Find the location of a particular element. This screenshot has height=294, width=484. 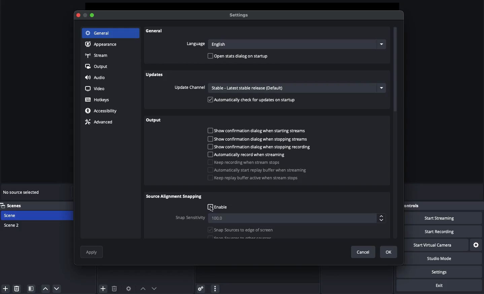

Exit is located at coordinates (440, 286).